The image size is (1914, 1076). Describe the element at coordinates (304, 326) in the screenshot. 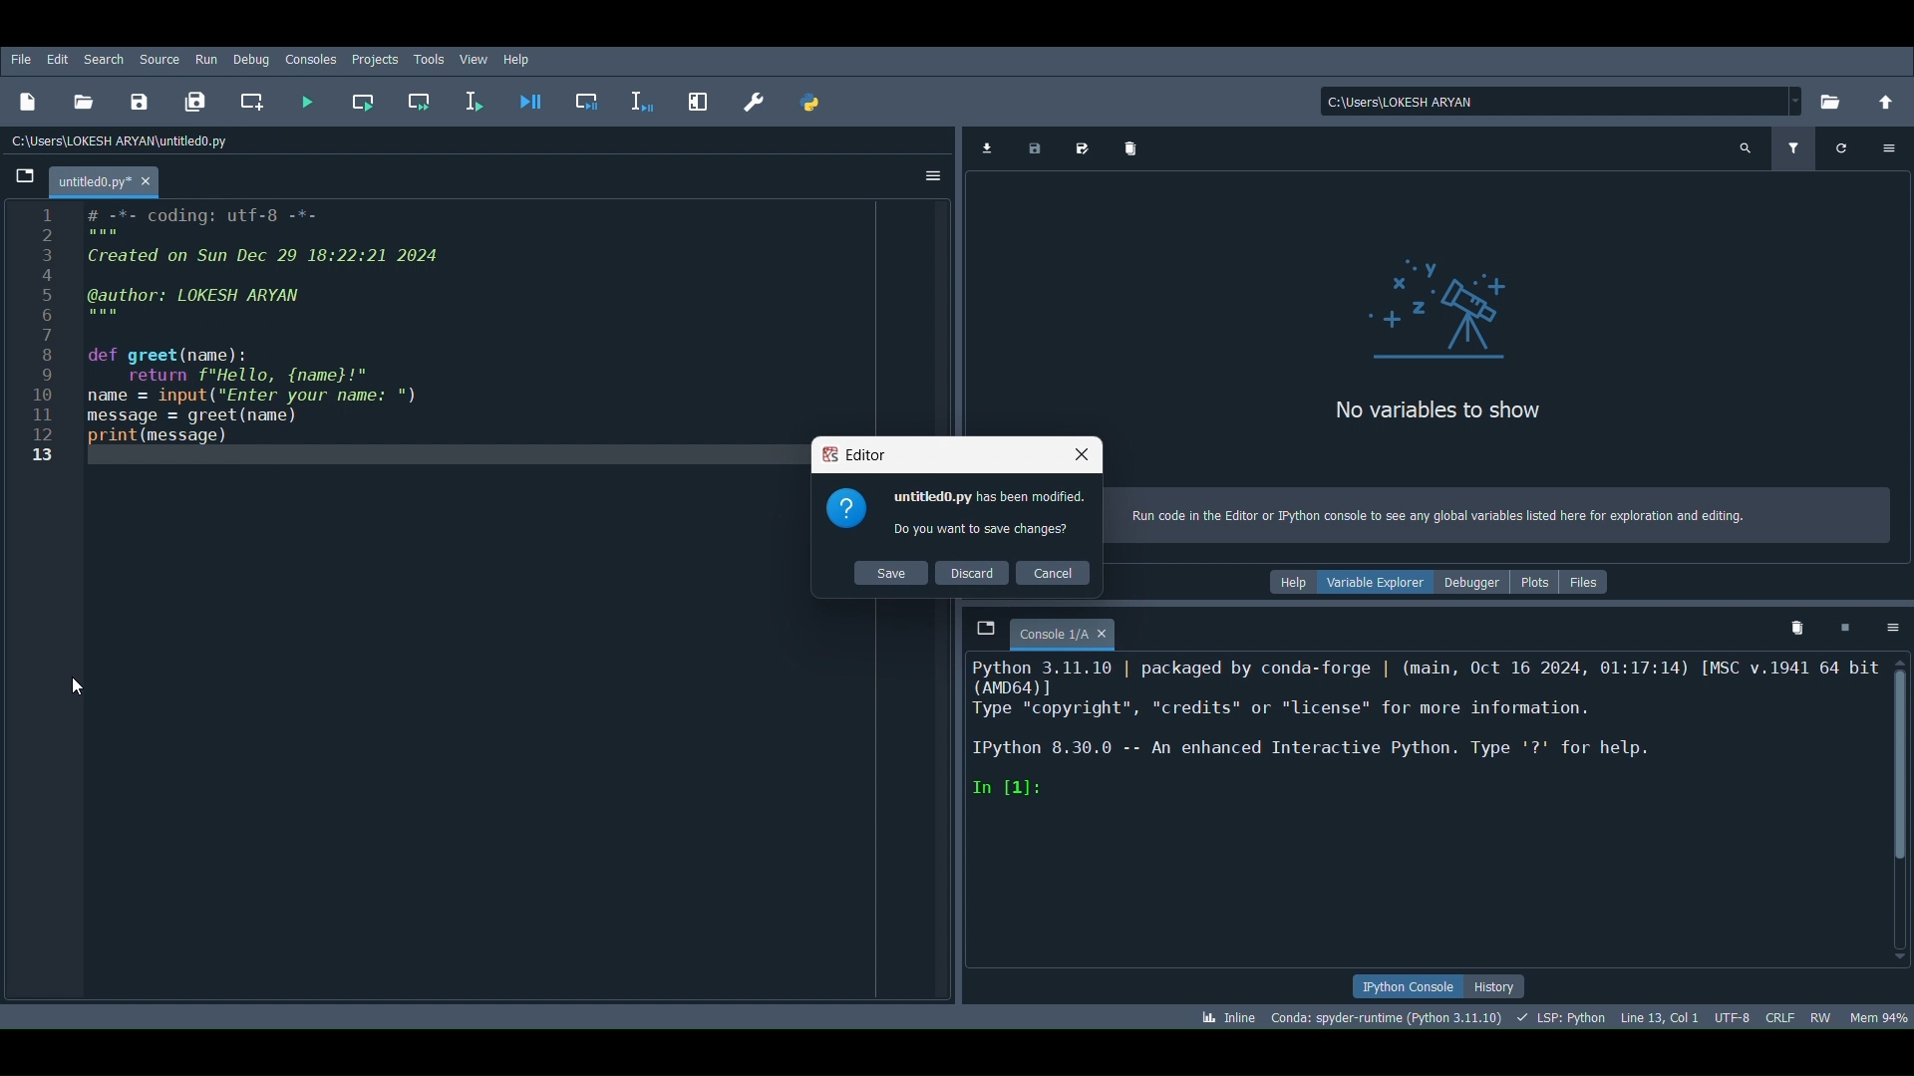

I see `# -*- coding: utf-8 -*-
Created on Sun Dec 29 18:22:21 2024
dauthor: LOKESH ARYAN
def greet(name):
return "Hello, {name}!"
ame = input (“Enter your name: ")
nessage = greet (name)
srint (message)` at that location.